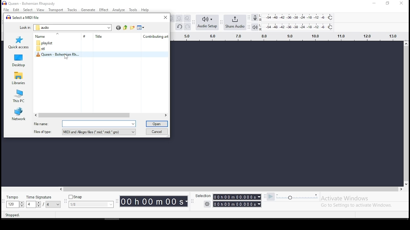 The width and height of the screenshot is (410, 230). Describe the element at coordinates (144, 10) in the screenshot. I see `help` at that location.